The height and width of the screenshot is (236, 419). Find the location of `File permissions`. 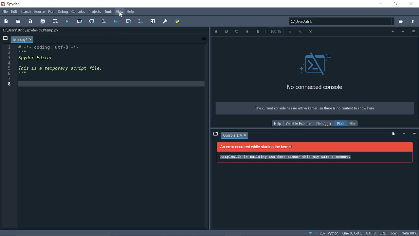

File permissions is located at coordinates (394, 233).